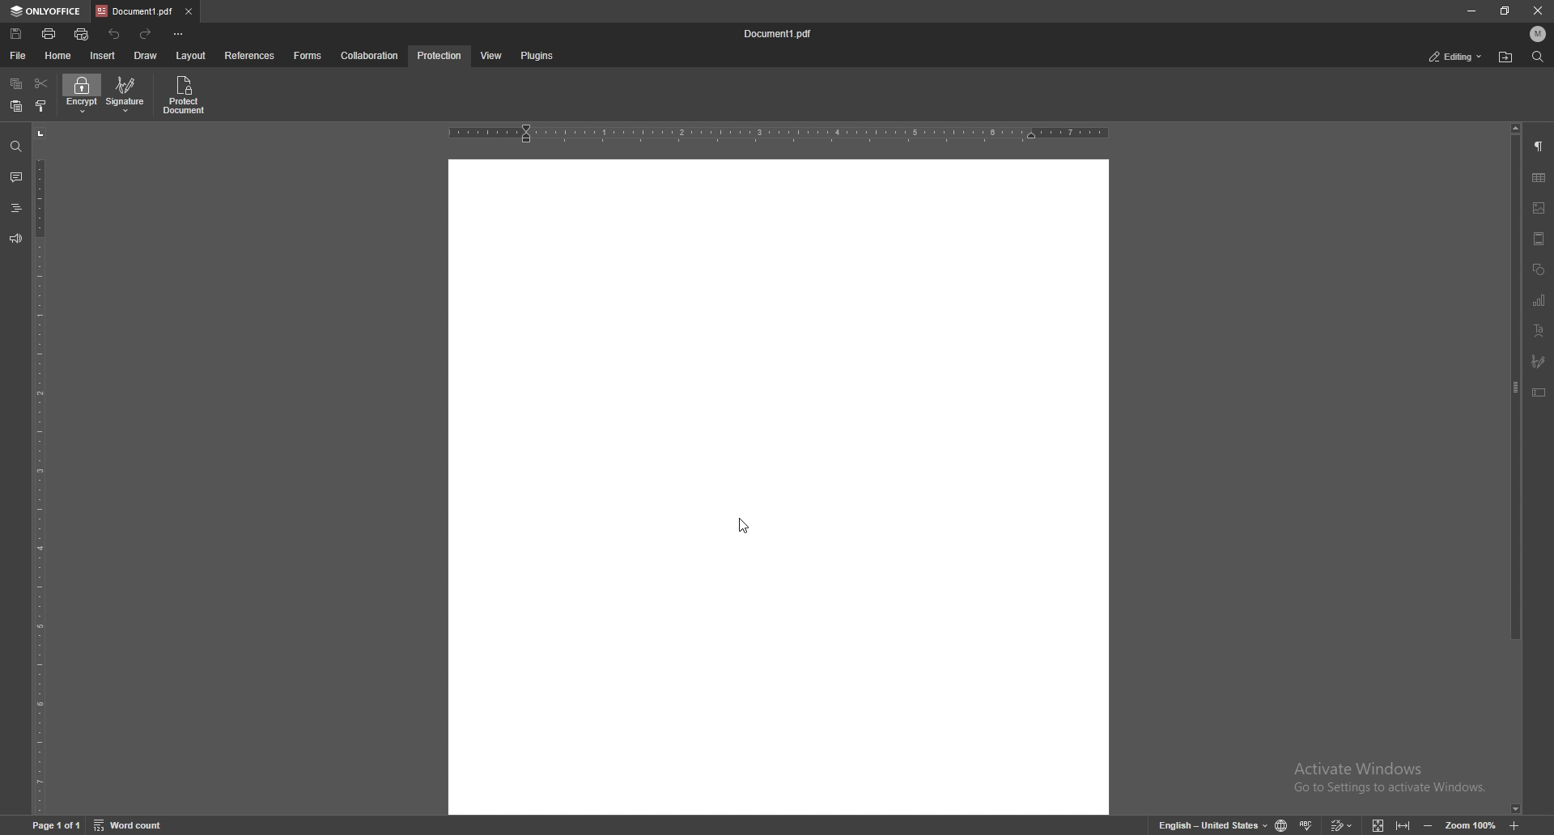 The image size is (1554, 835). Describe the element at coordinates (1456, 57) in the screenshot. I see `status` at that location.